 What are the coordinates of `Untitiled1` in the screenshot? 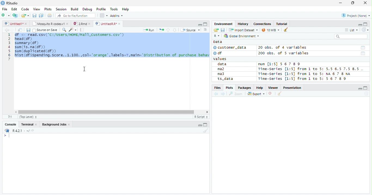 It's located at (16, 24).